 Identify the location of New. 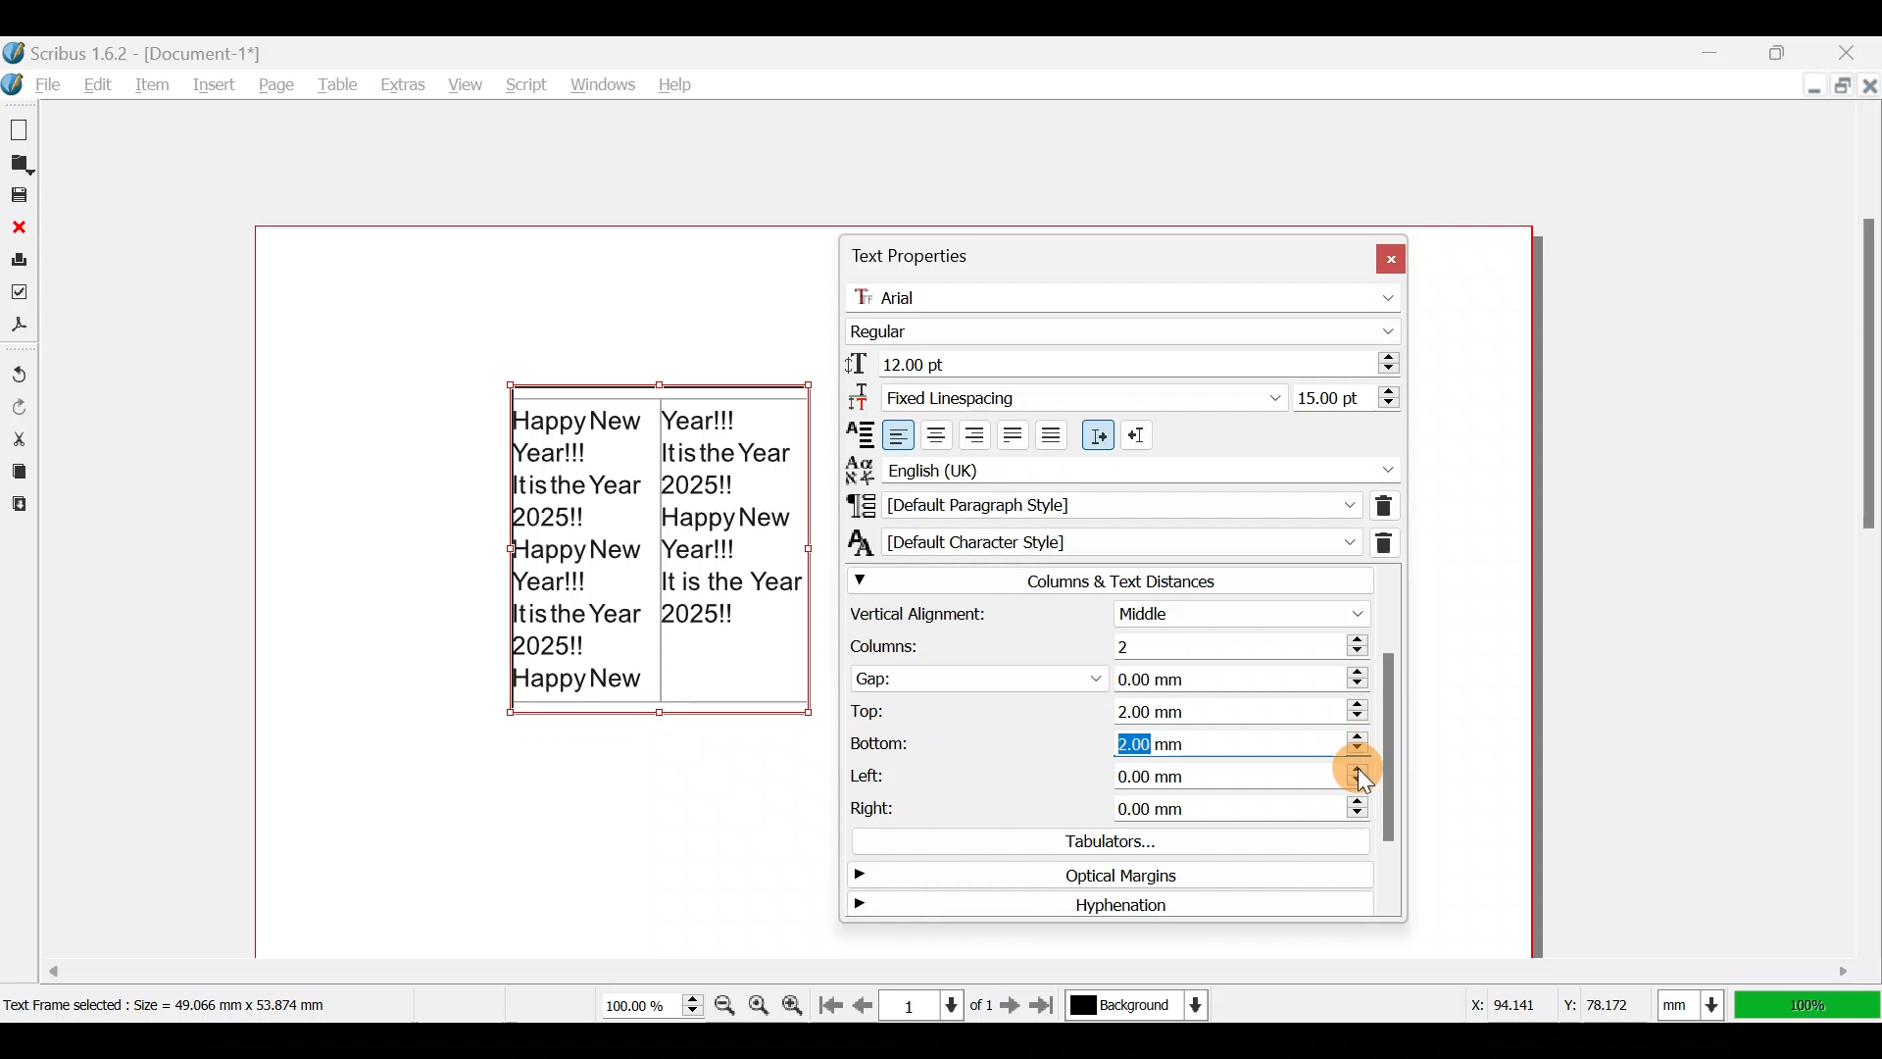
(22, 128).